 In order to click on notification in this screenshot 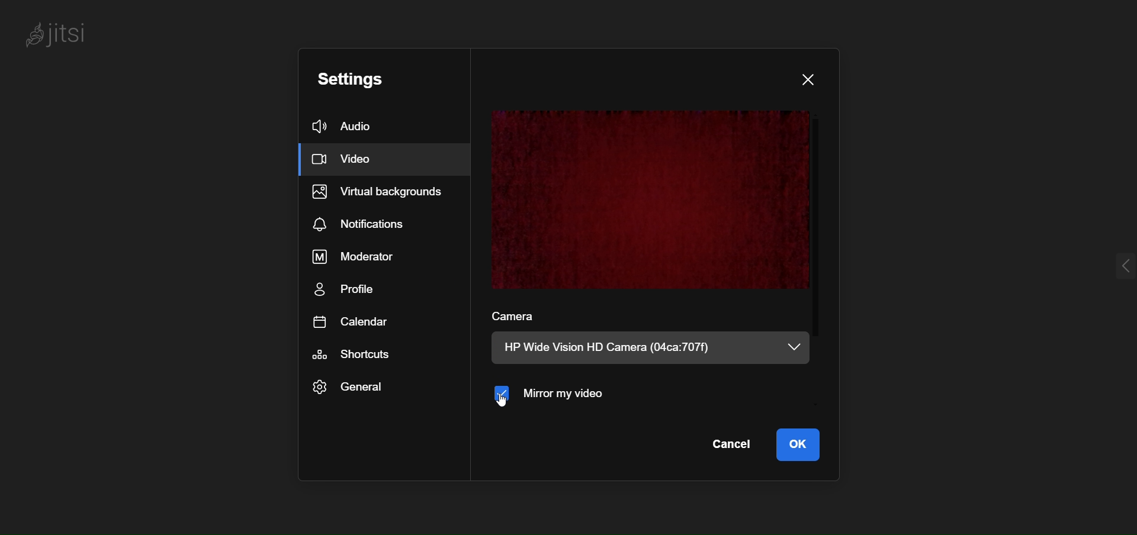, I will do `click(359, 223)`.